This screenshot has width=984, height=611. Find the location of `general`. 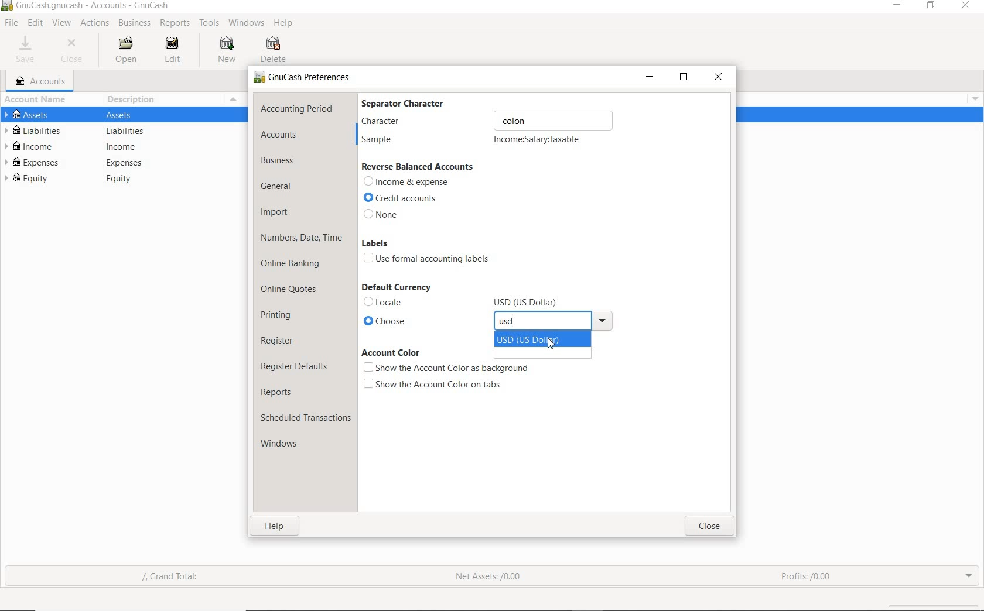

general is located at coordinates (281, 187).